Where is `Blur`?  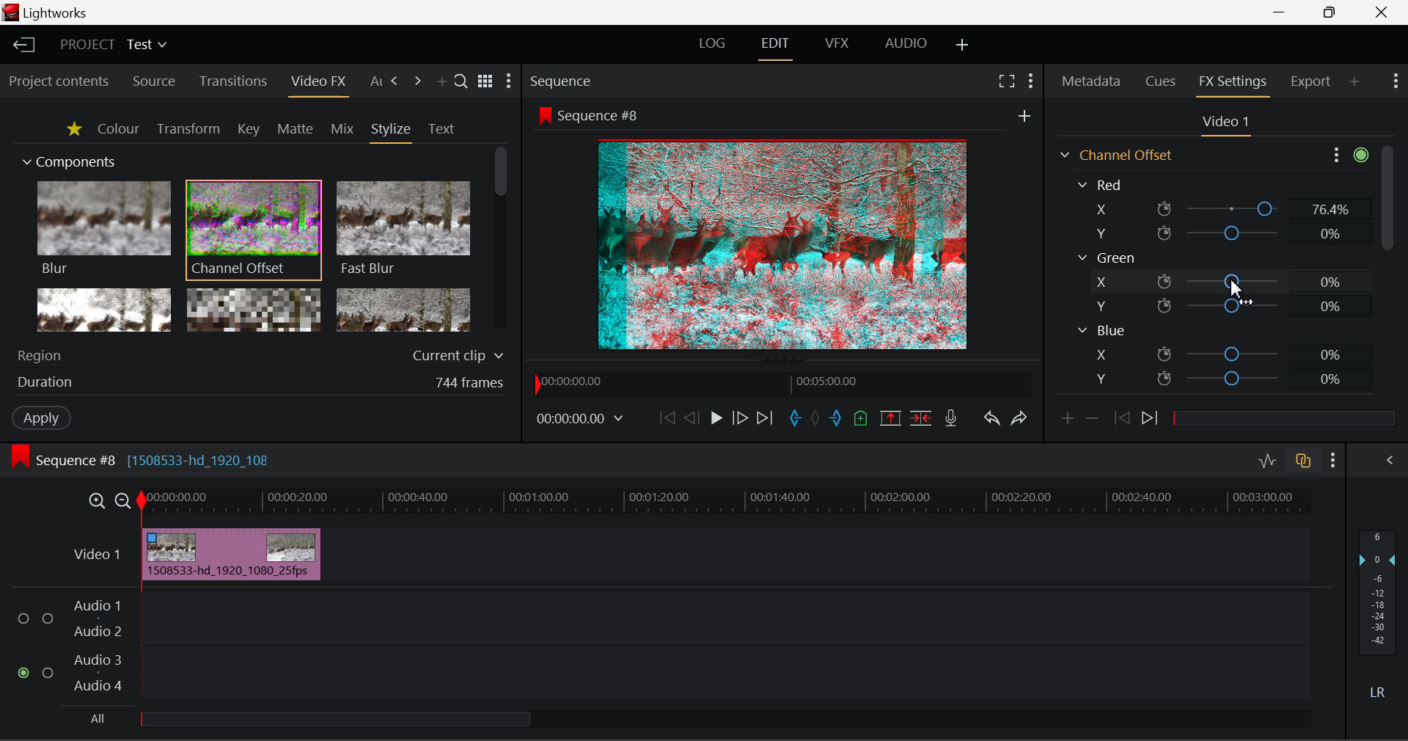 Blur is located at coordinates (103, 229).